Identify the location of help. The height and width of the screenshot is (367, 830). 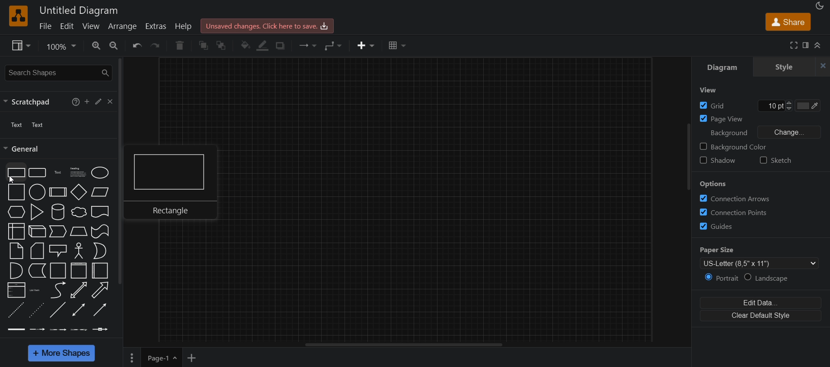
(179, 46).